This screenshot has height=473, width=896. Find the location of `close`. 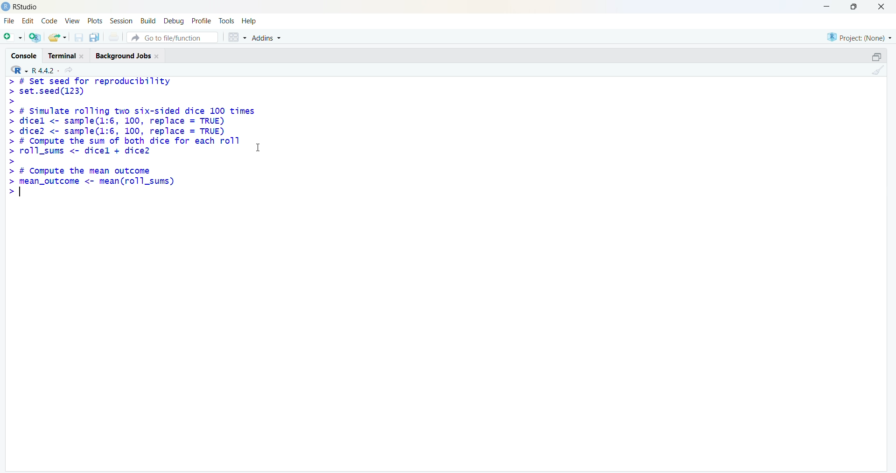

close is located at coordinates (158, 56).